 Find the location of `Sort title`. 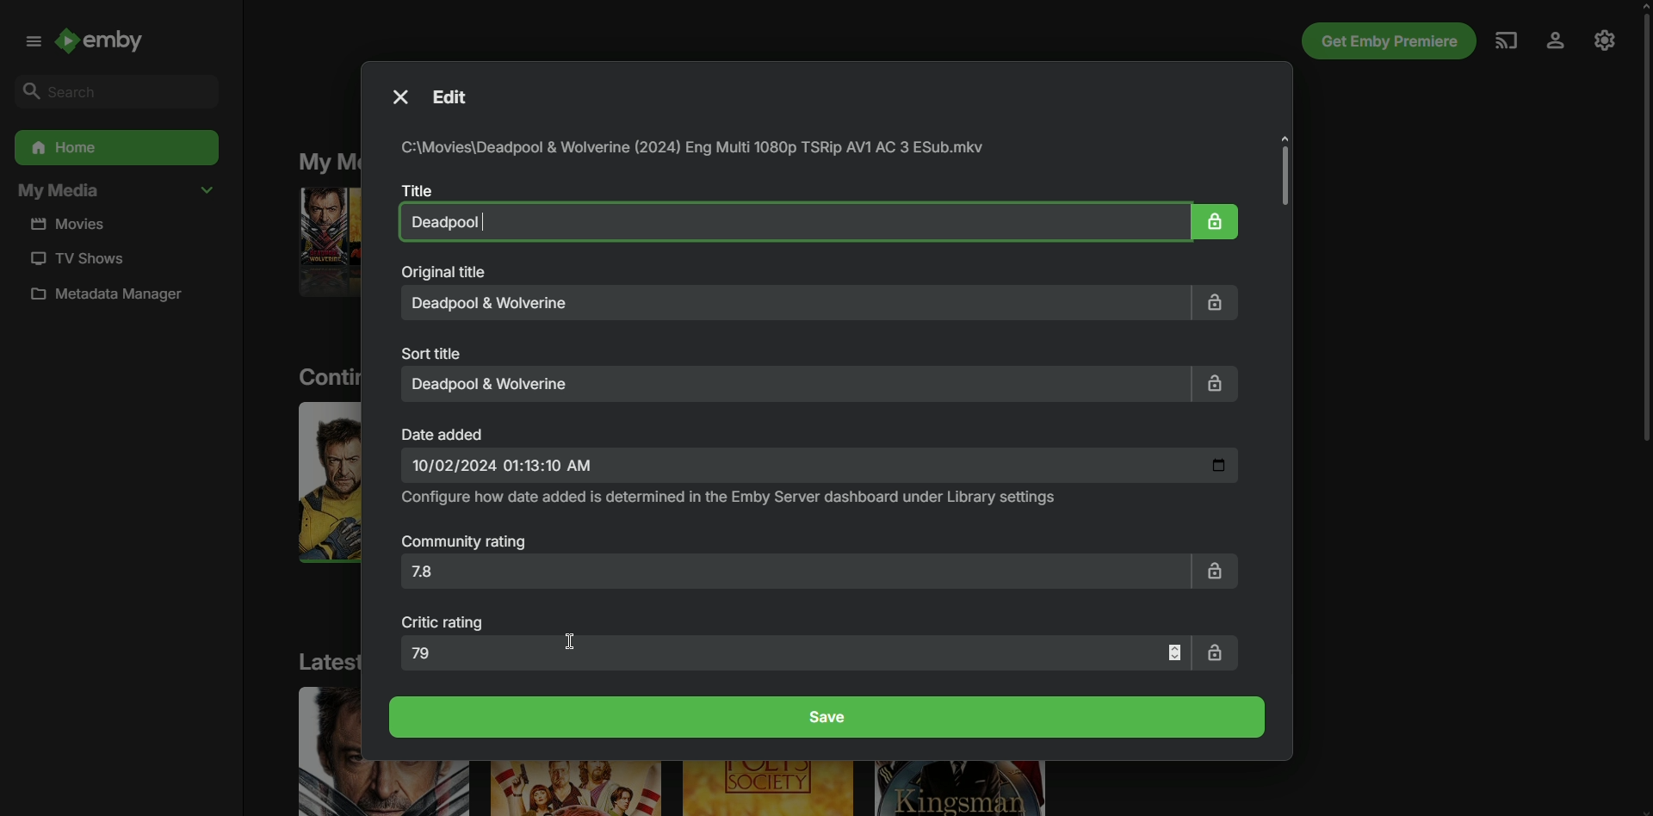

Sort title is located at coordinates (435, 352).